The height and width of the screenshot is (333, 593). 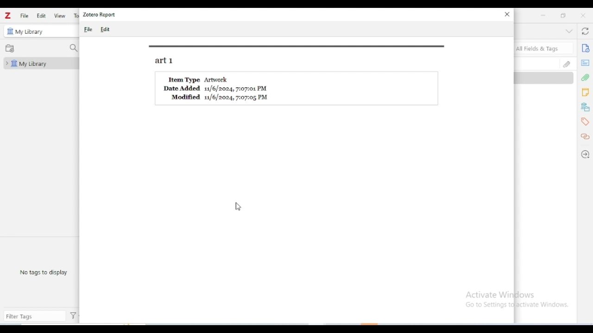 I want to click on attachments, so click(x=586, y=78).